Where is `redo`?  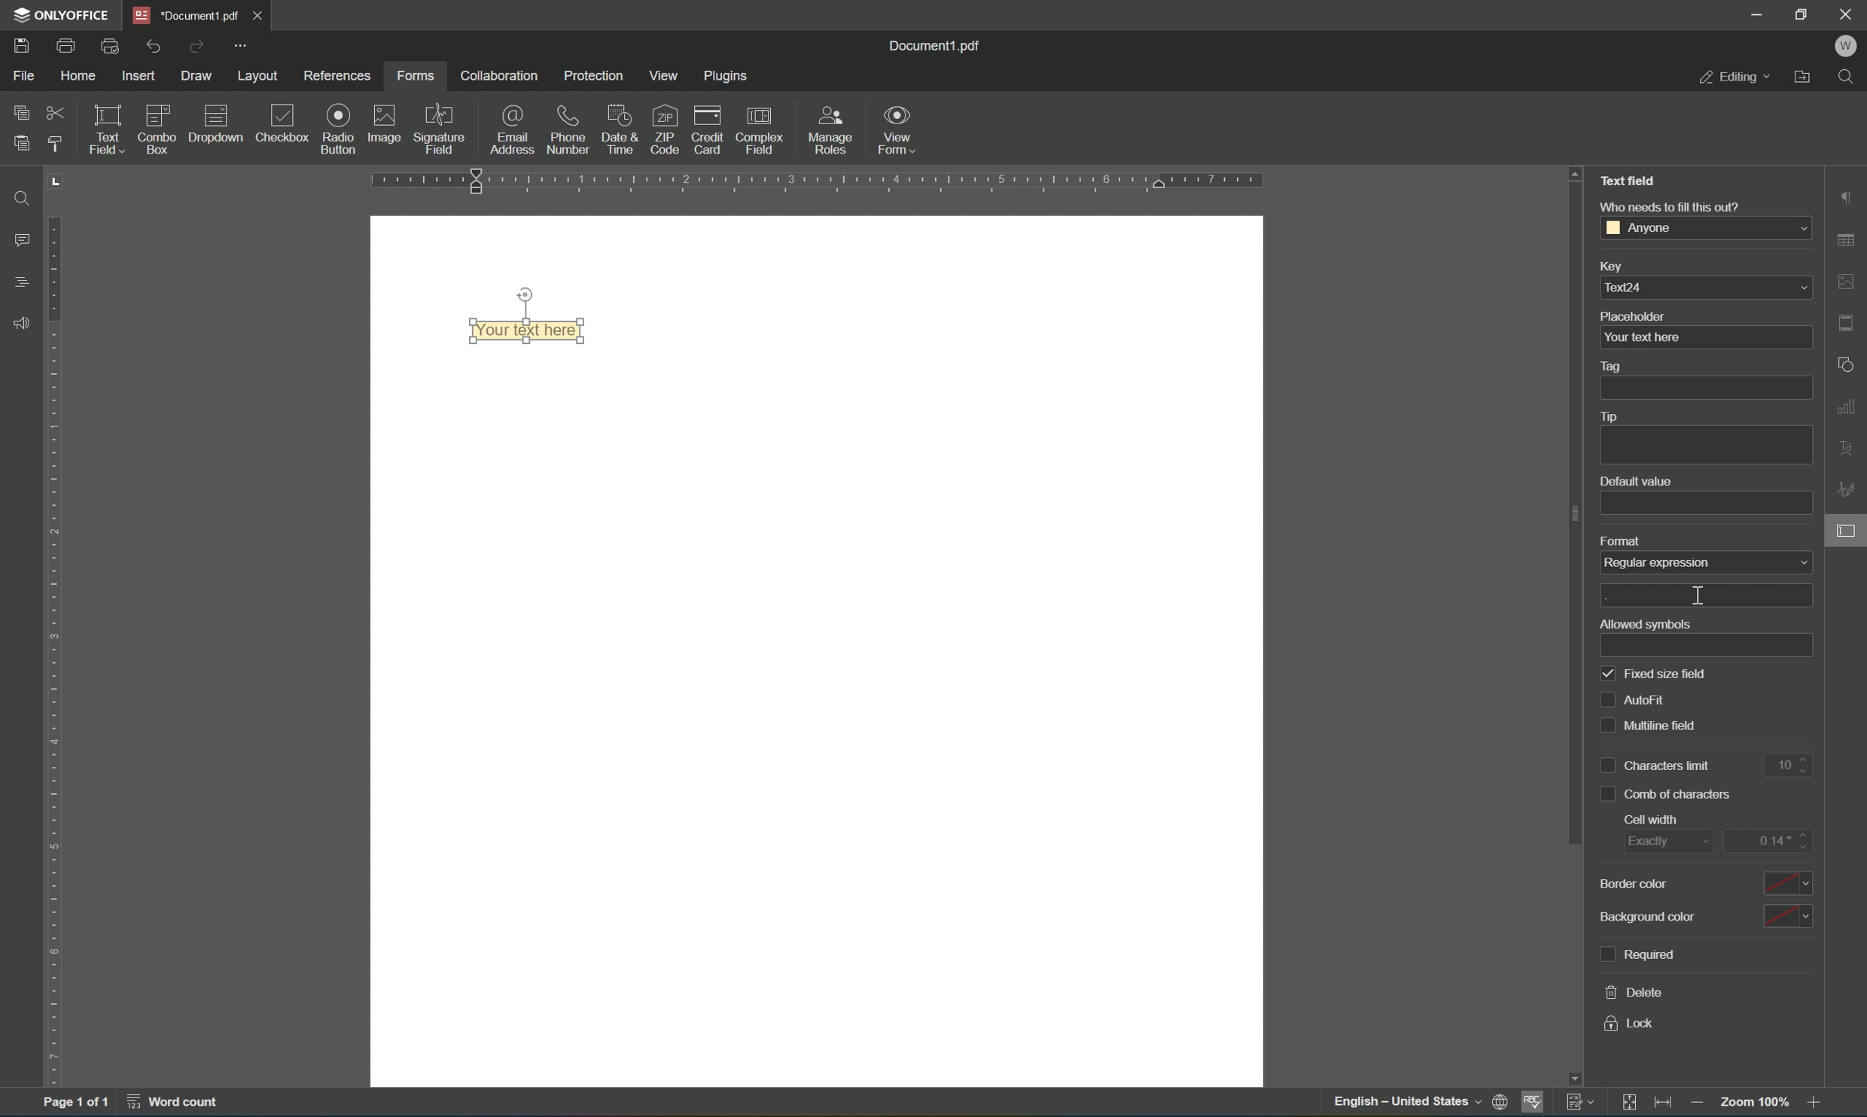 redo is located at coordinates (199, 46).